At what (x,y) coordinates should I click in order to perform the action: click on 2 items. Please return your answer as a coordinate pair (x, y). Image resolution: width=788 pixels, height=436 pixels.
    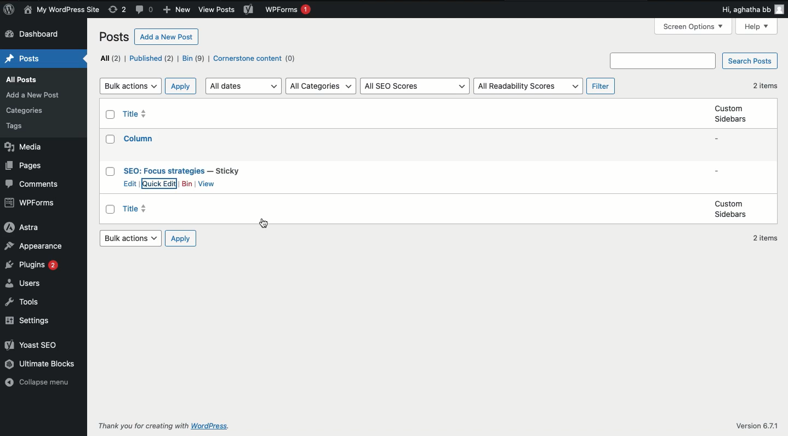
    Looking at the image, I should click on (765, 239).